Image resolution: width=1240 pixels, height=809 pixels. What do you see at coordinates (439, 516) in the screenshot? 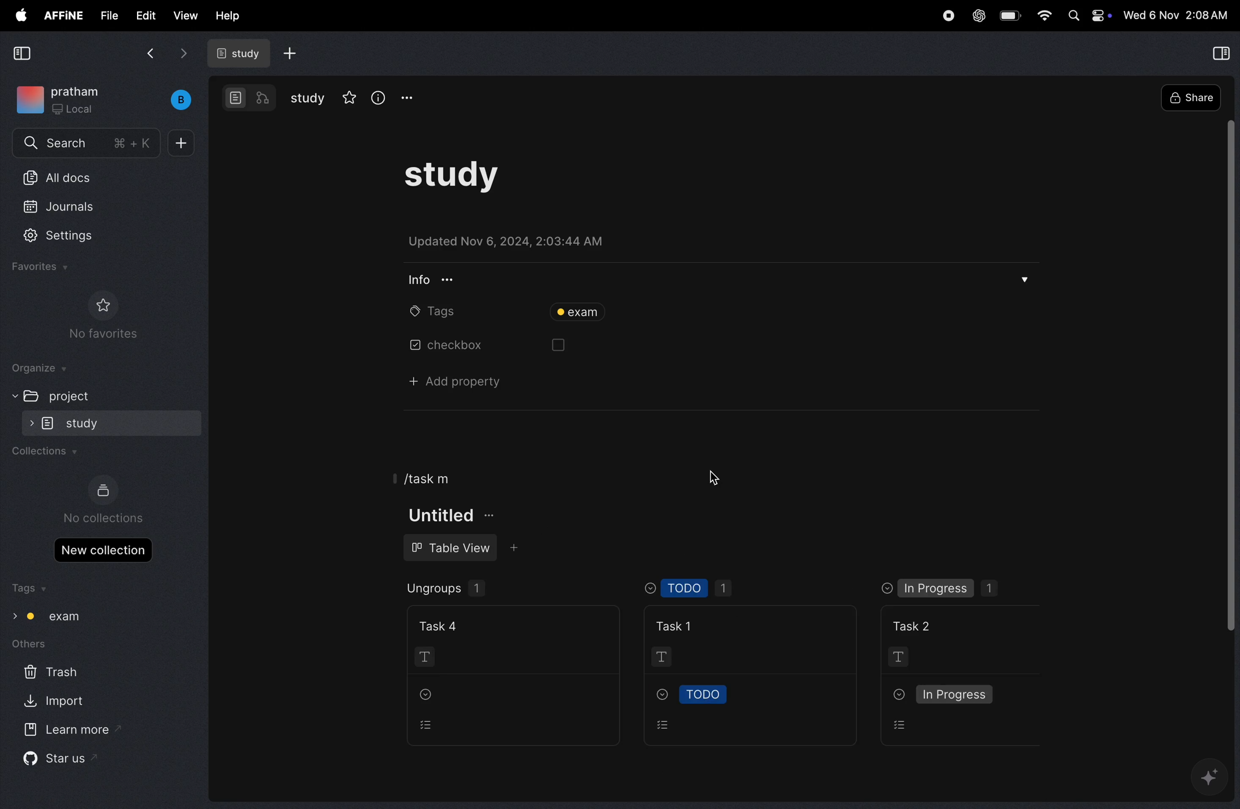
I see `titke` at bounding box center [439, 516].